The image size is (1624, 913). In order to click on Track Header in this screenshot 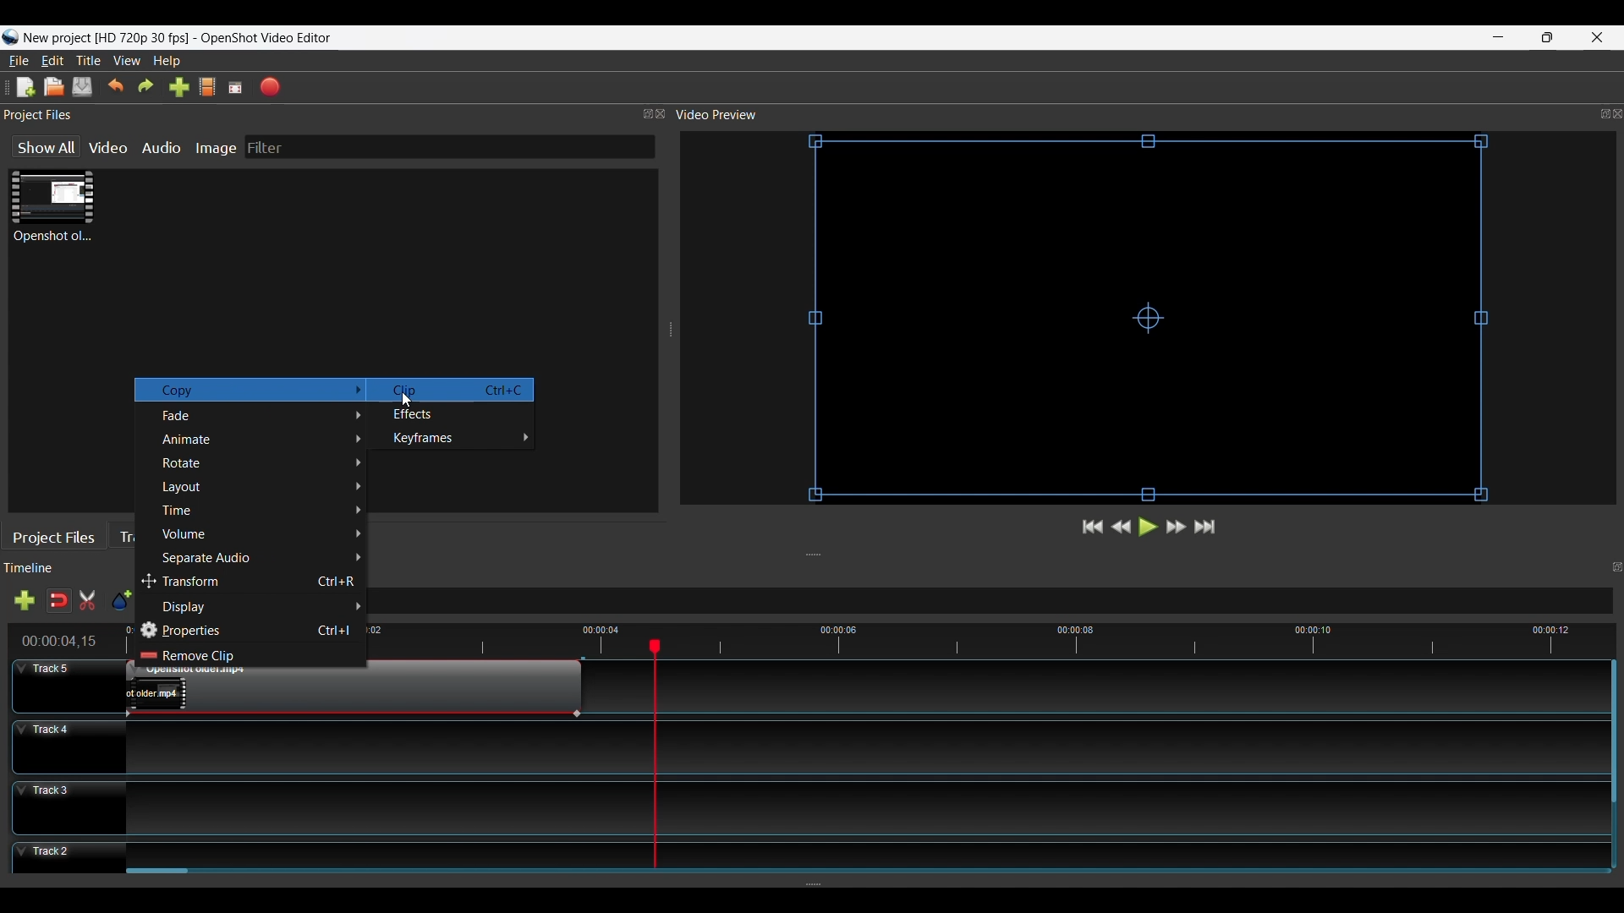, I will do `click(68, 860)`.